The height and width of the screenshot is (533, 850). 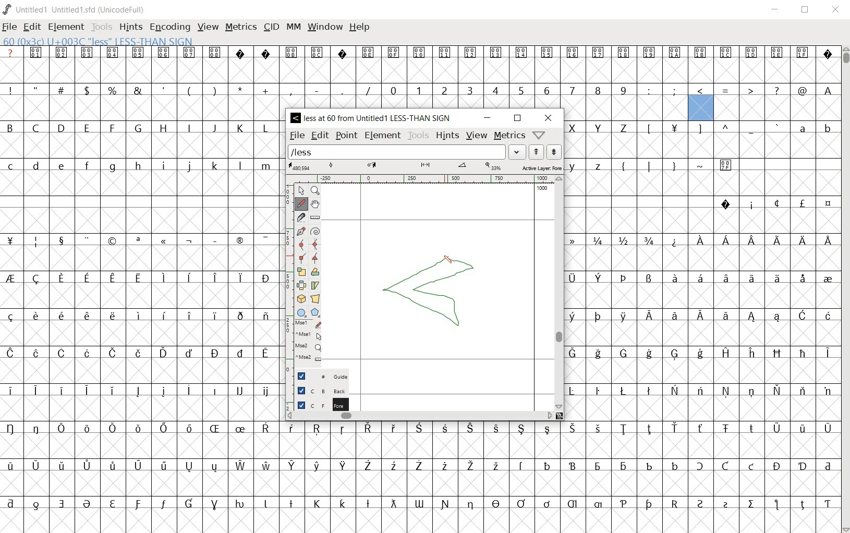 What do you see at coordinates (701, 185) in the screenshot?
I see `` at bounding box center [701, 185].